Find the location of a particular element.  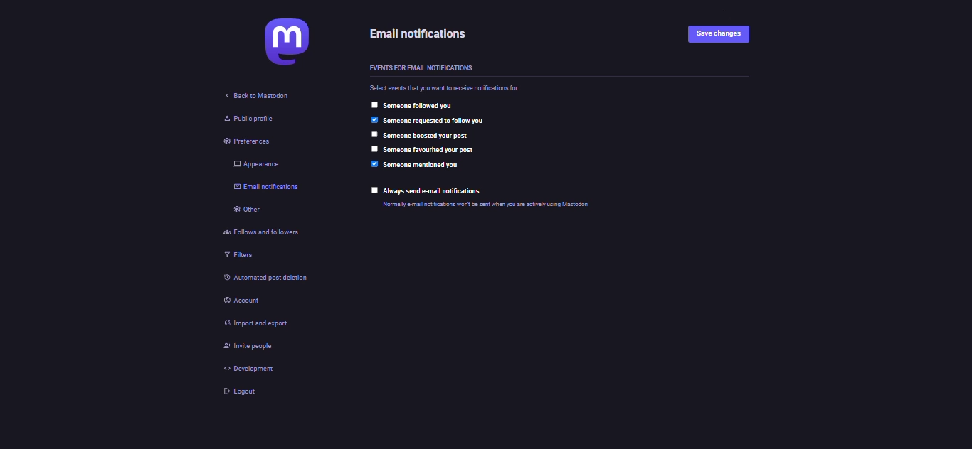

enabled is located at coordinates (375, 163).